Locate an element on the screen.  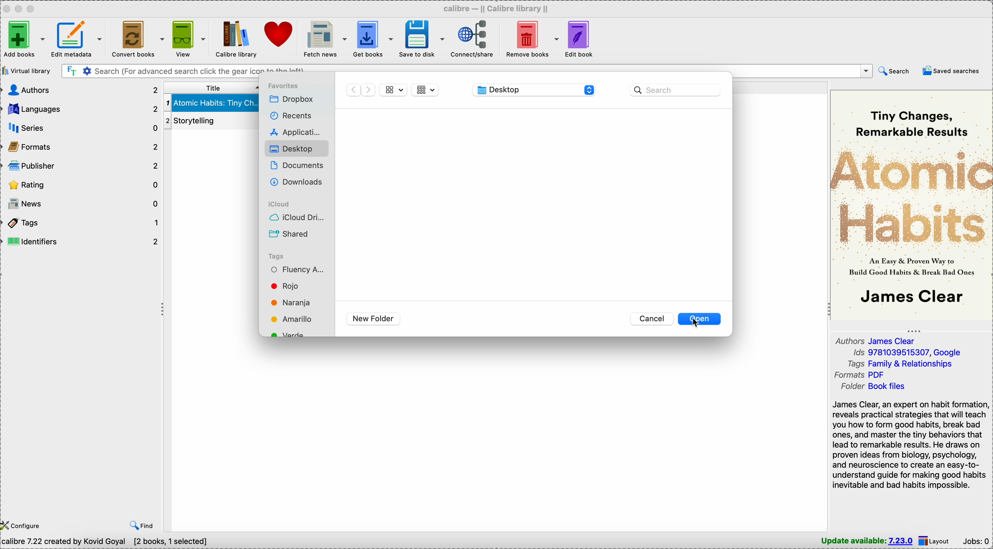
Fluency Academy tag is located at coordinates (300, 270).